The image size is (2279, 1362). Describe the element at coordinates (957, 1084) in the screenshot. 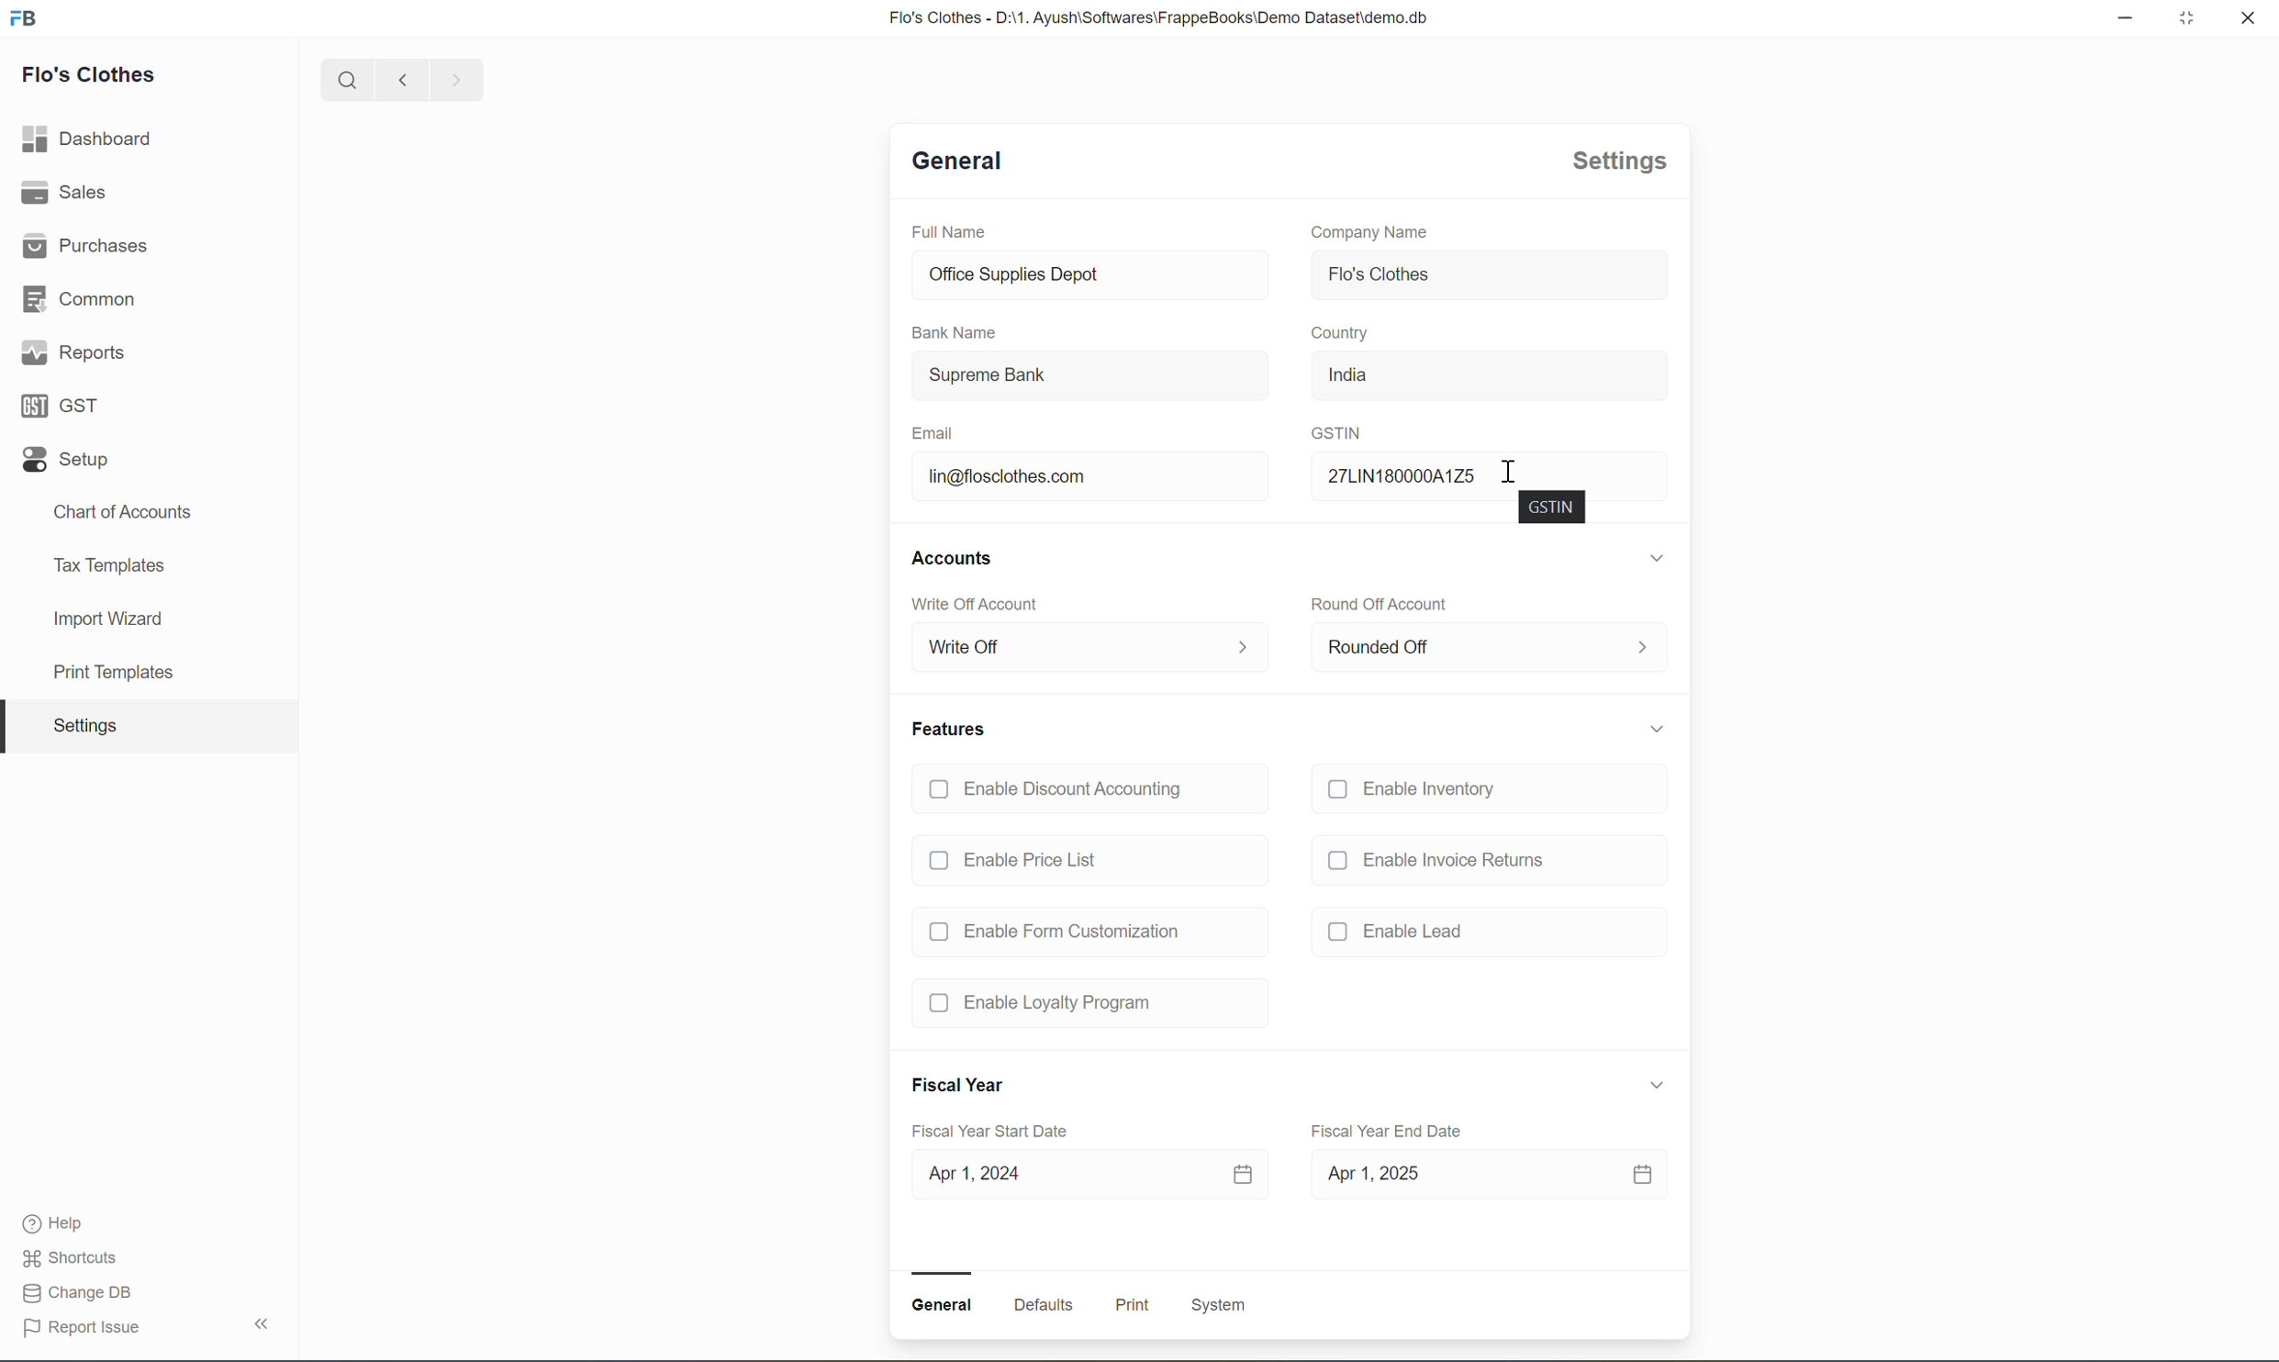

I see `Fiscal Year` at that location.